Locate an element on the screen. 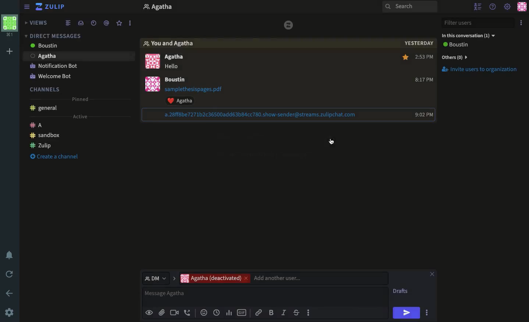  Users is located at coordinates (74, 46).